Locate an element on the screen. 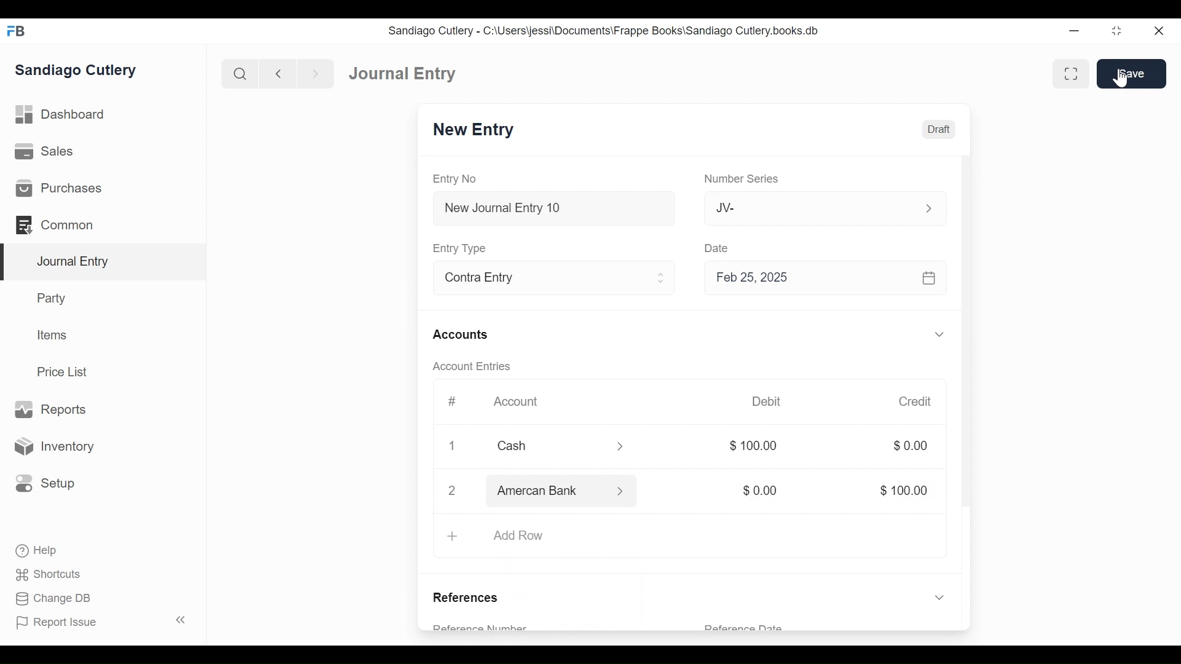 The height and width of the screenshot is (664, 1181). Account is located at coordinates (517, 403).